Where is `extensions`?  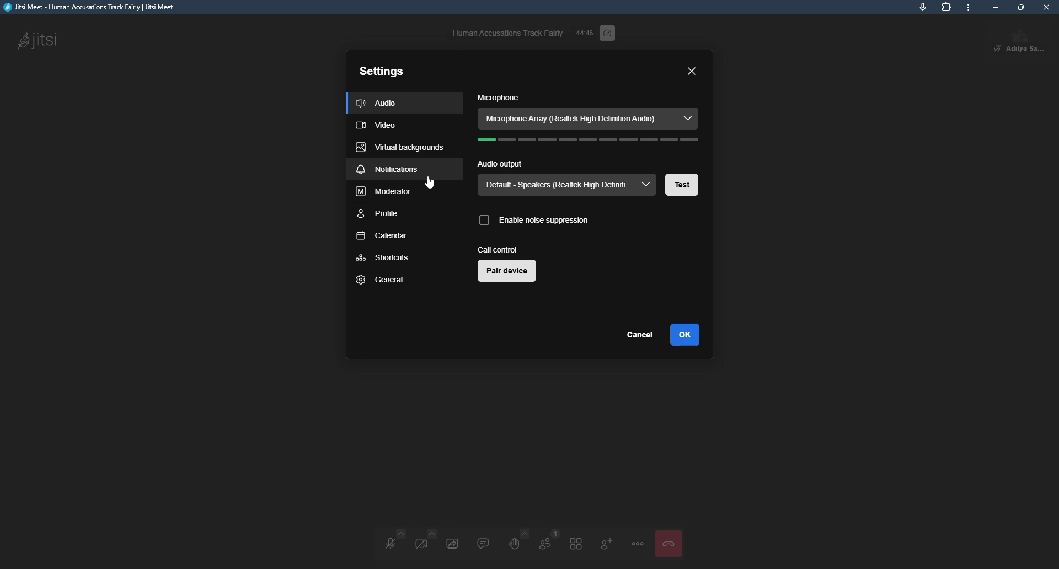
extensions is located at coordinates (945, 7).